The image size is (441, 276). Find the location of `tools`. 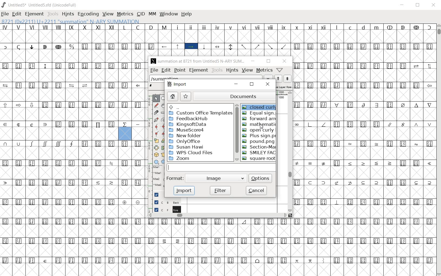

tools is located at coordinates (217, 70).